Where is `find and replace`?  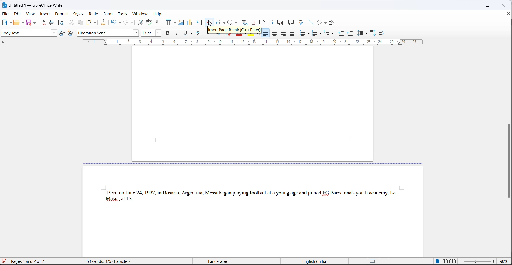 find and replace is located at coordinates (140, 23).